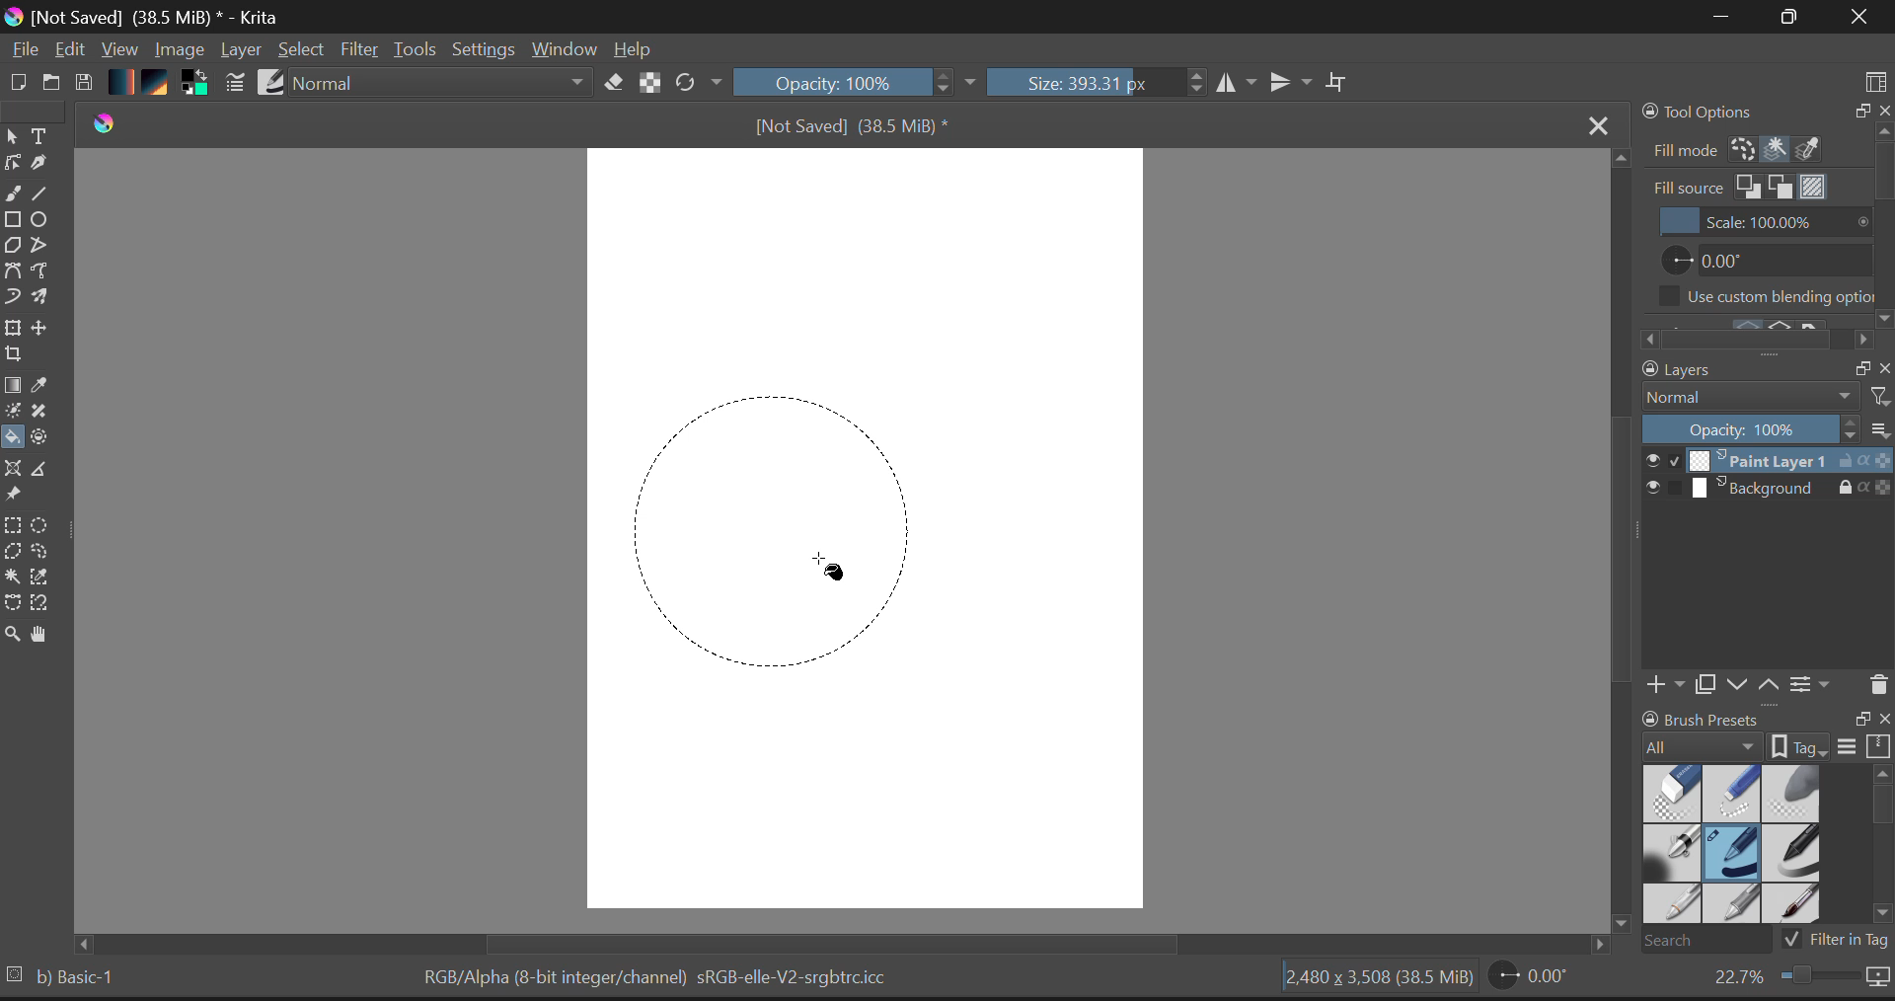 This screenshot has height=1001, width=1895. What do you see at coordinates (1856, 19) in the screenshot?
I see `Close` at bounding box center [1856, 19].